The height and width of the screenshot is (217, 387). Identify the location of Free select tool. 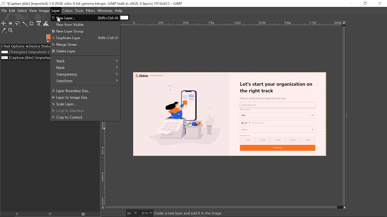
(18, 24).